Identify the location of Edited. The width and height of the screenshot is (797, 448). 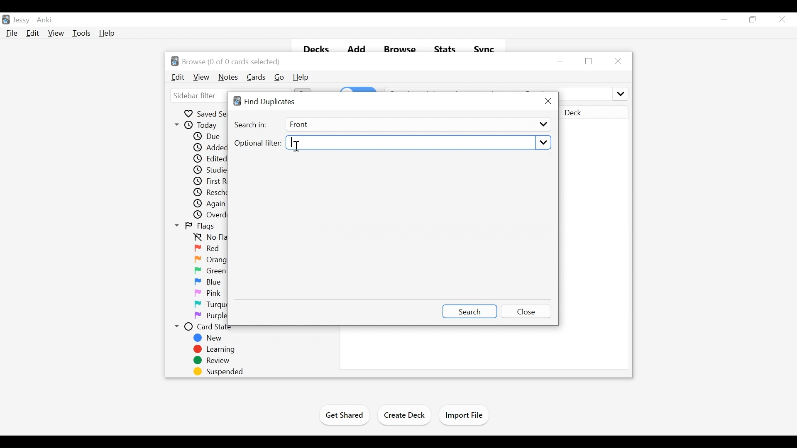
(210, 159).